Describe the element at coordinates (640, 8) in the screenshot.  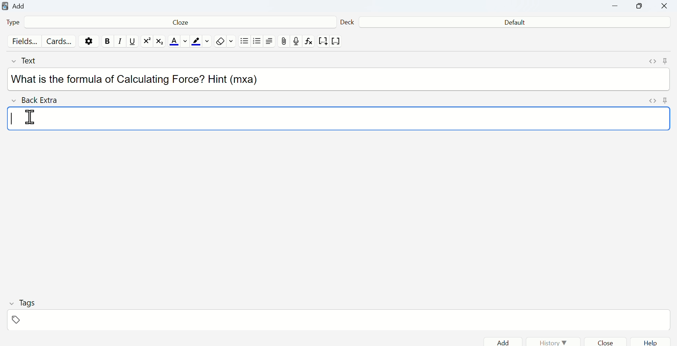
I see `Maximize` at that location.